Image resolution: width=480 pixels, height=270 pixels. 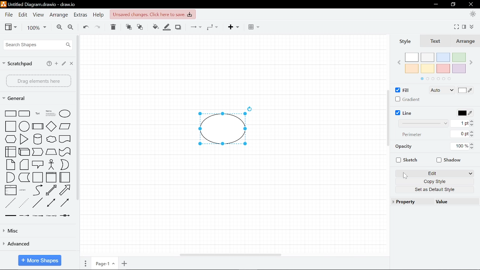 What do you see at coordinates (447, 159) in the screenshot?
I see `Shadow` at bounding box center [447, 159].